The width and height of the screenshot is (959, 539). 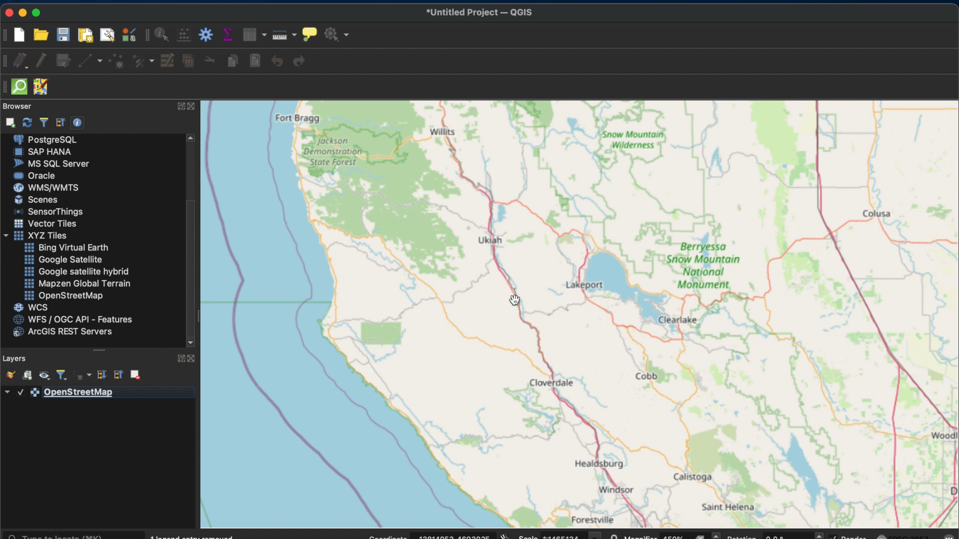 I want to click on expand all, so click(x=101, y=375).